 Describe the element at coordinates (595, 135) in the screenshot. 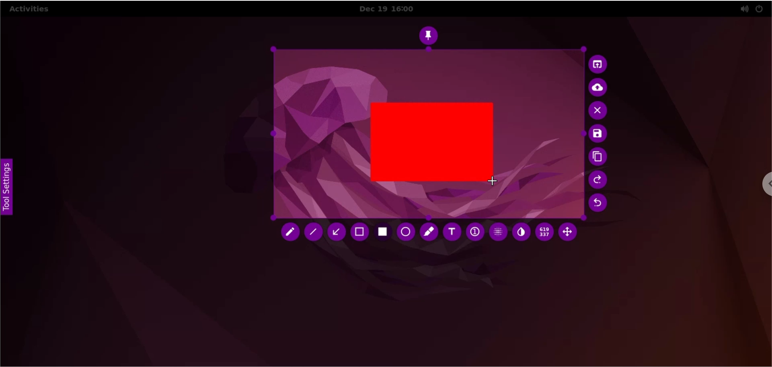

I see `save` at that location.